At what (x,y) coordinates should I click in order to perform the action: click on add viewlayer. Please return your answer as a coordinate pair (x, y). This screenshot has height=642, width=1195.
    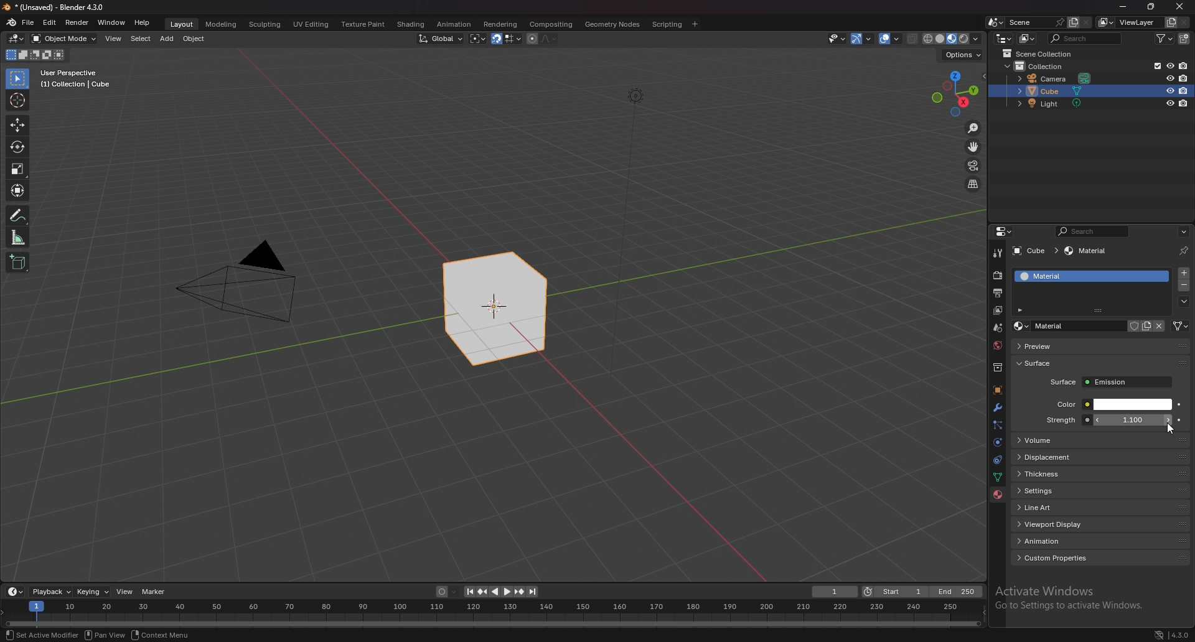
    Looking at the image, I should click on (1171, 22).